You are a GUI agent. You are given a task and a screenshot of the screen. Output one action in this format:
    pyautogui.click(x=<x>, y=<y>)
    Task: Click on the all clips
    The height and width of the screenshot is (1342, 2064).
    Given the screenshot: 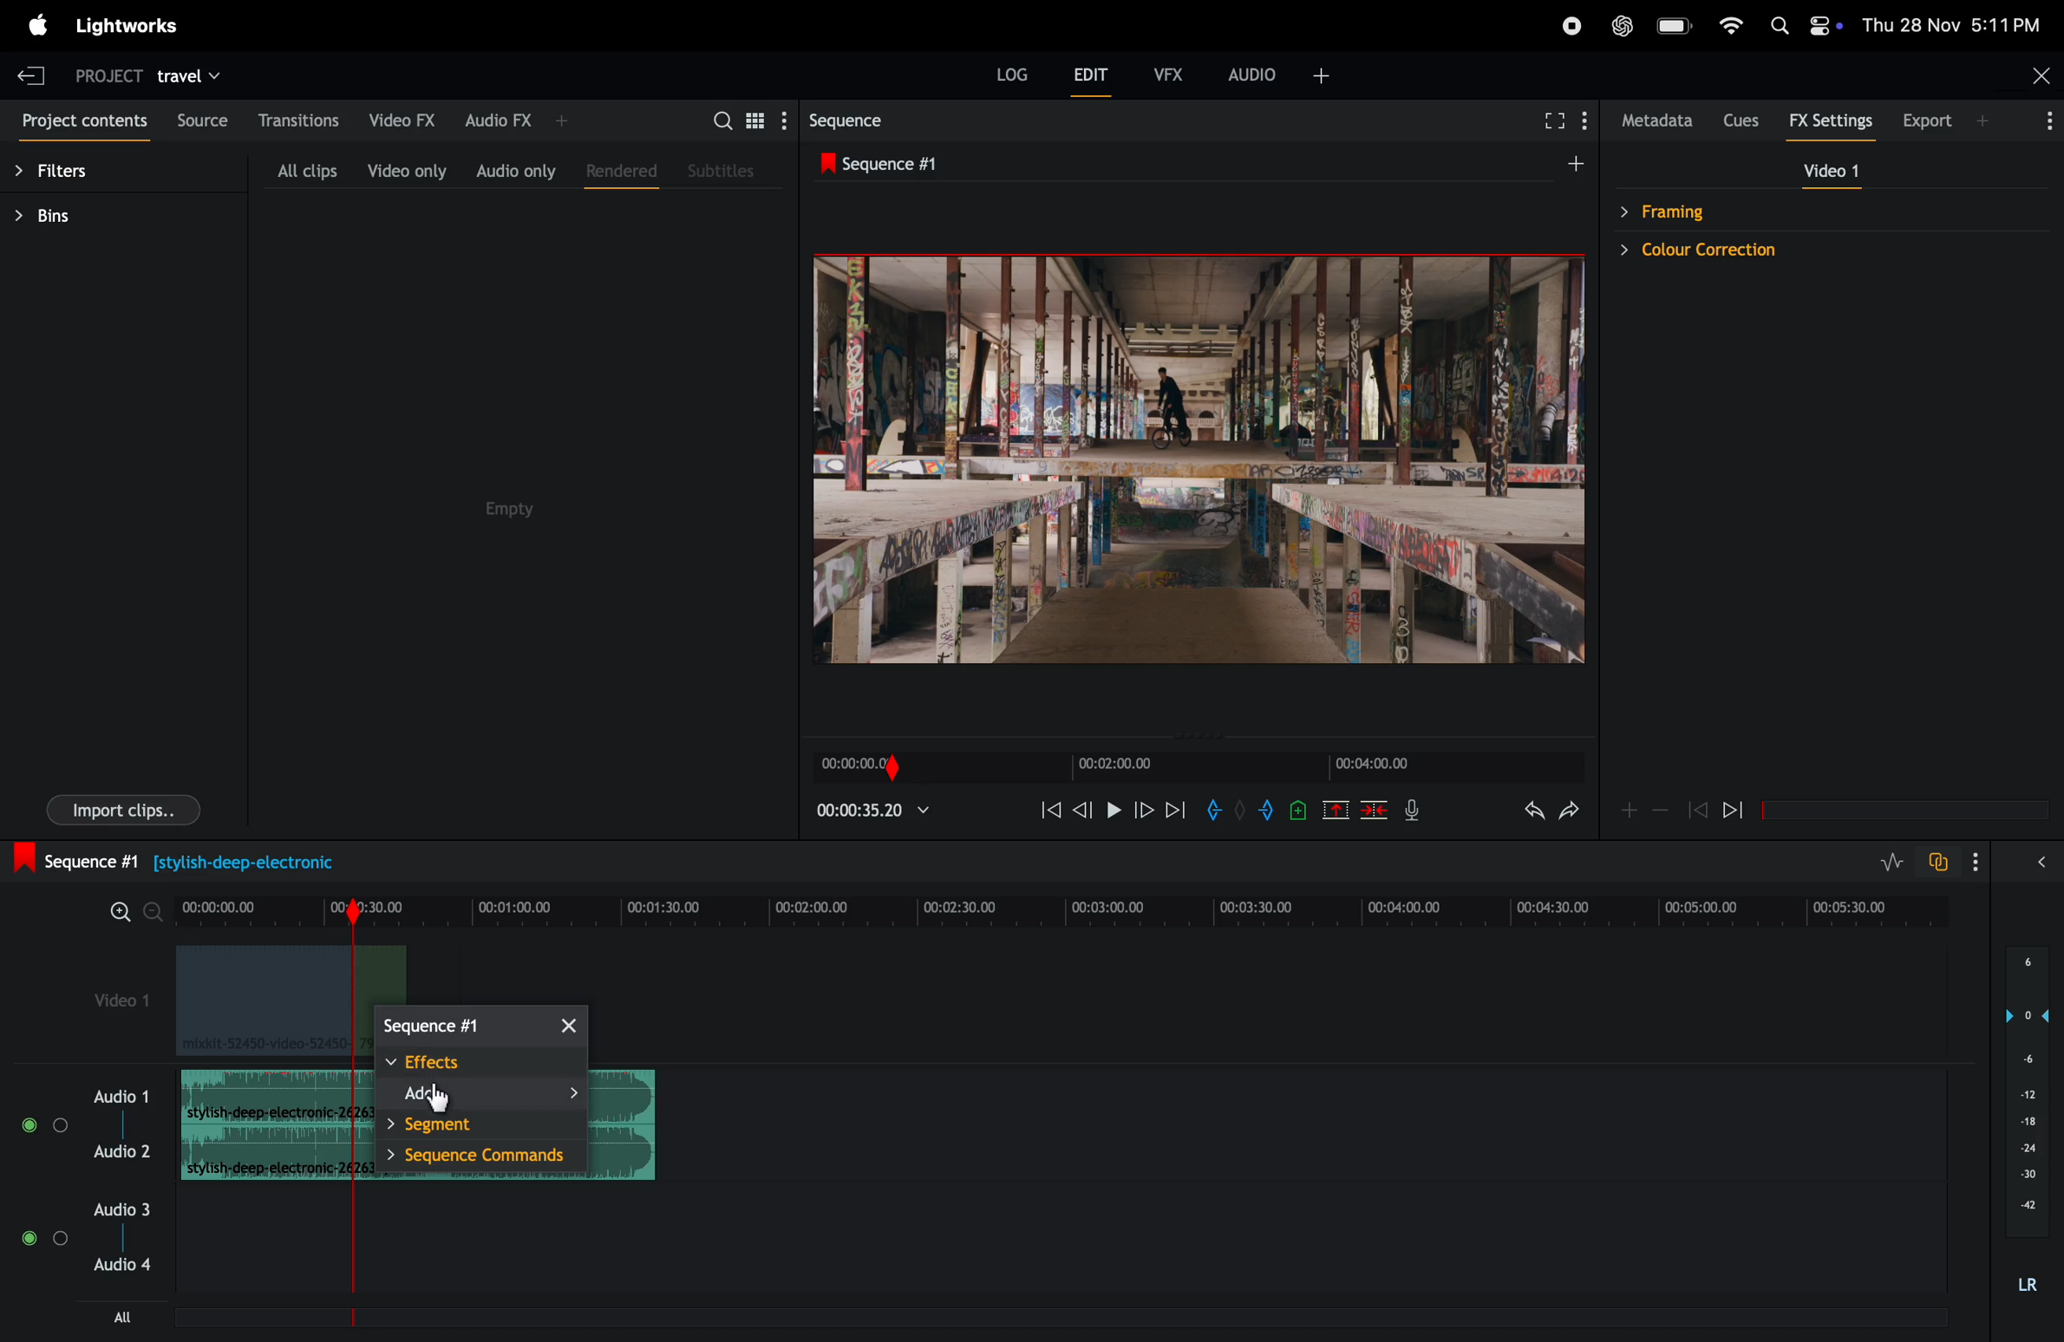 What is the action you would take?
    pyautogui.click(x=305, y=168)
    